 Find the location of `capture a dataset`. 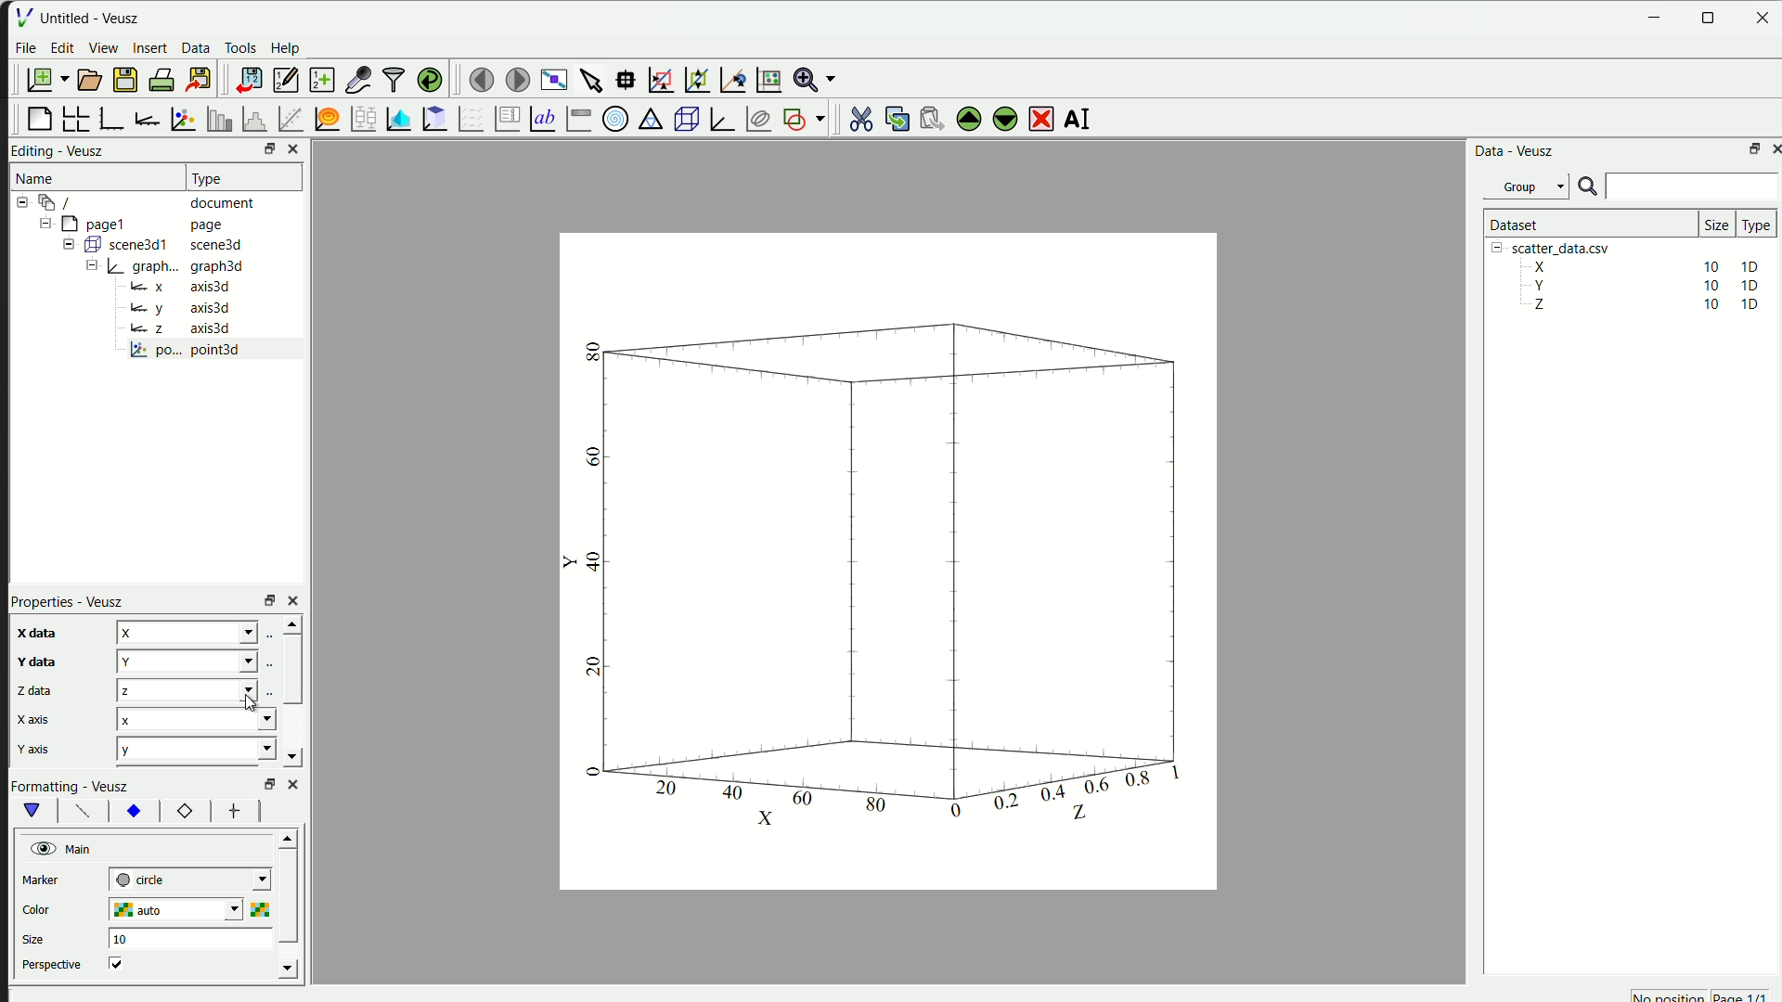

capture a dataset is located at coordinates (357, 77).